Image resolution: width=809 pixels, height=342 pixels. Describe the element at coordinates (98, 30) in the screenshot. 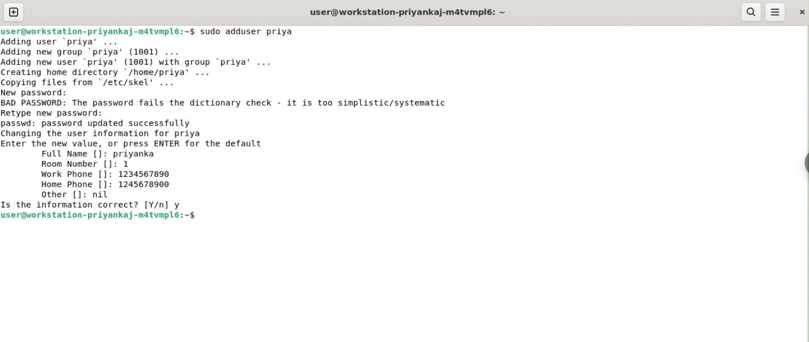

I see `user@workstation-priyankaj-m4tvmpl6:~$` at that location.